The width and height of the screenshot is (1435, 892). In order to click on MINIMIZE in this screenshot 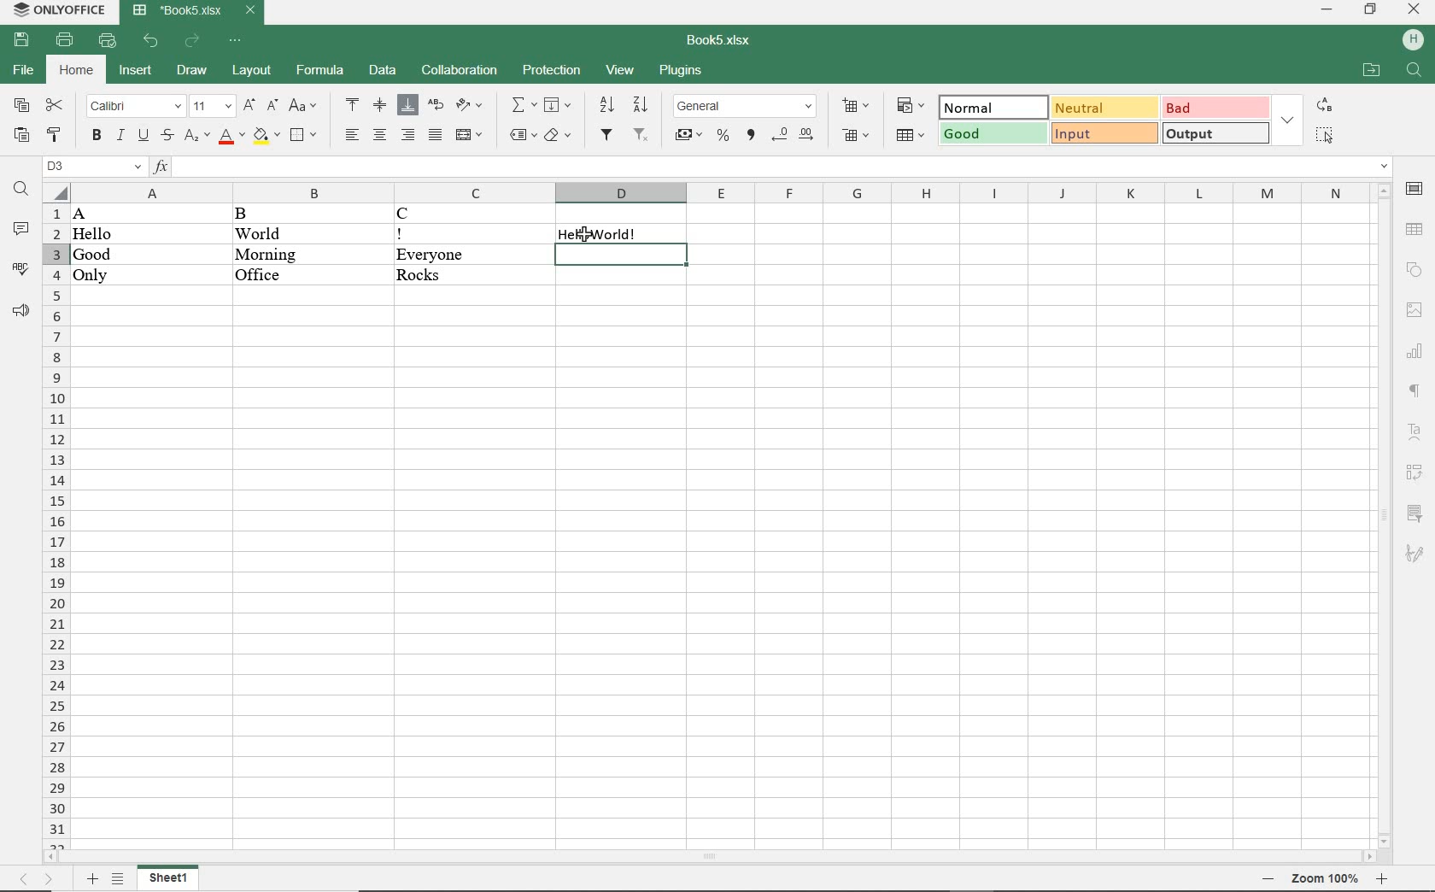, I will do `click(1327, 10)`.